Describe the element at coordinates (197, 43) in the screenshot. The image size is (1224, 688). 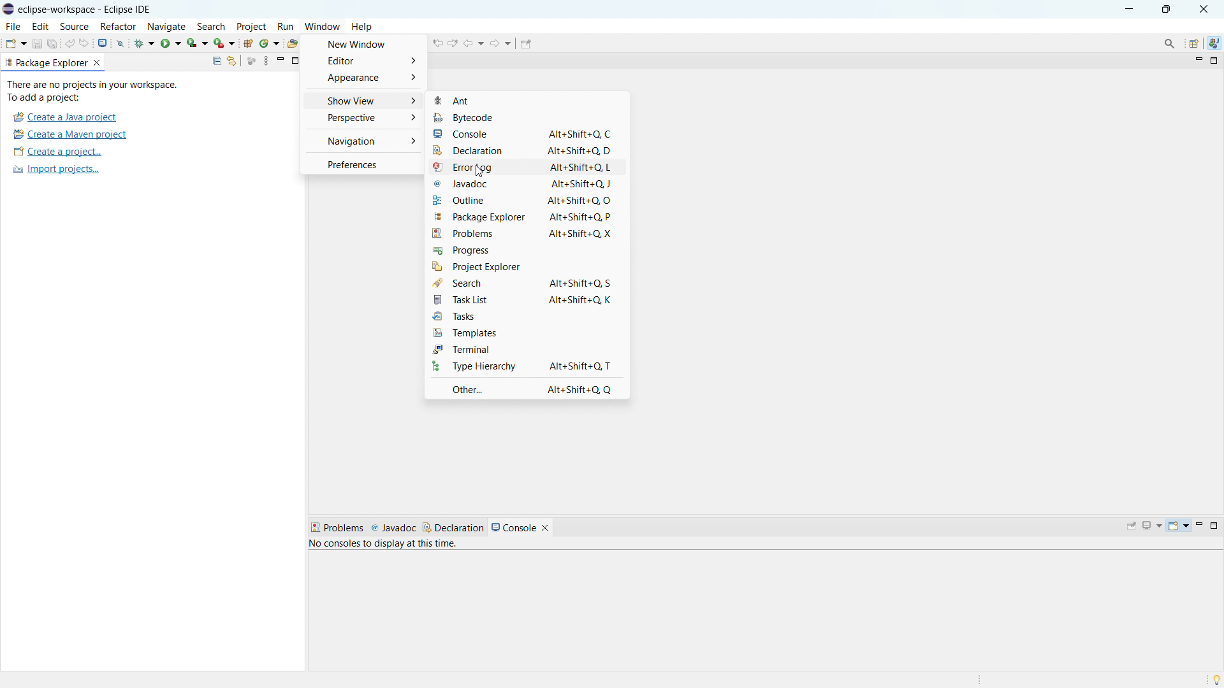
I see `coverage` at that location.